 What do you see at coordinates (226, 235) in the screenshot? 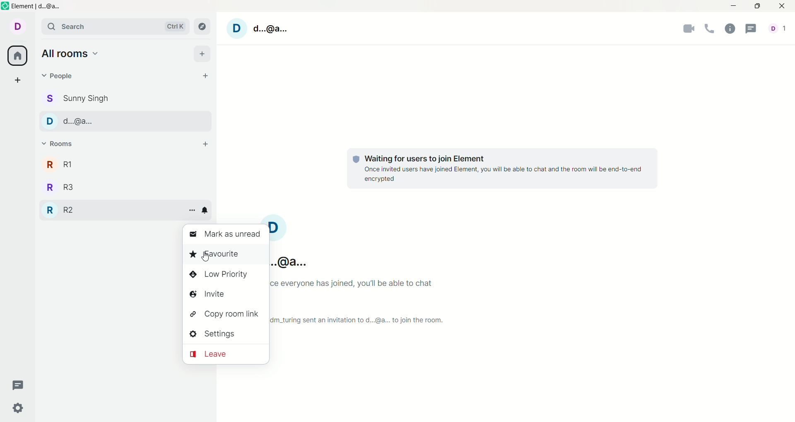
I see `mark as unread` at bounding box center [226, 235].